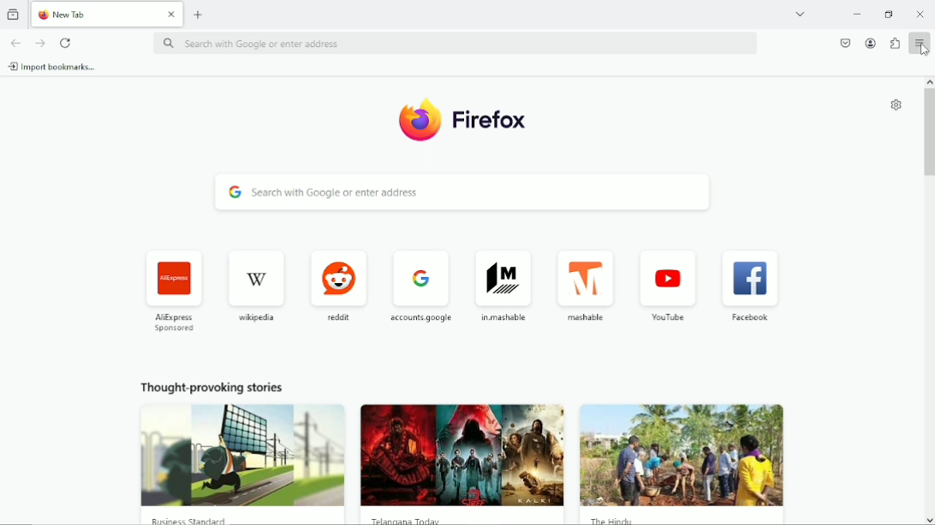  Describe the element at coordinates (53, 67) in the screenshot. I see `import bookmarks` at that location.